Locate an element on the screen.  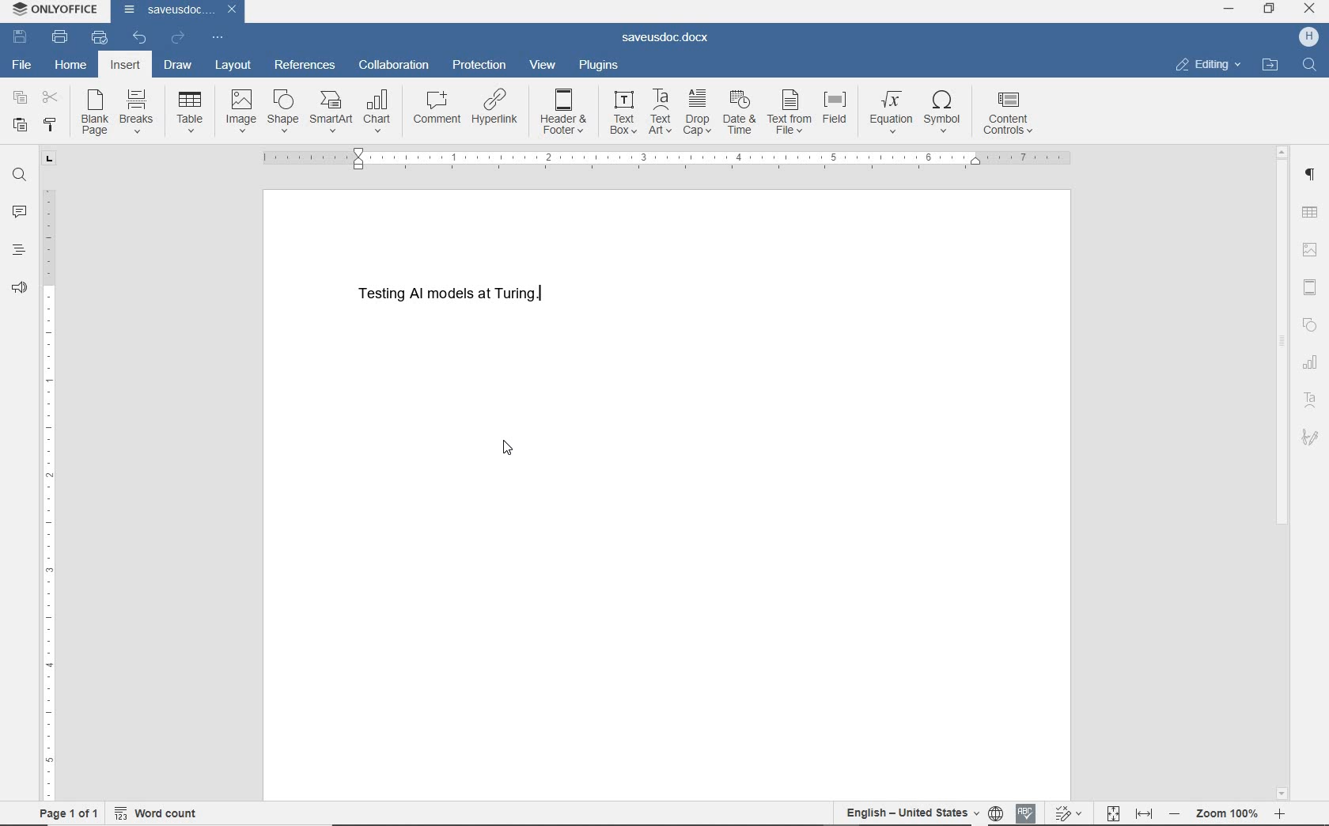
protection is located at coordinates (479, 63).